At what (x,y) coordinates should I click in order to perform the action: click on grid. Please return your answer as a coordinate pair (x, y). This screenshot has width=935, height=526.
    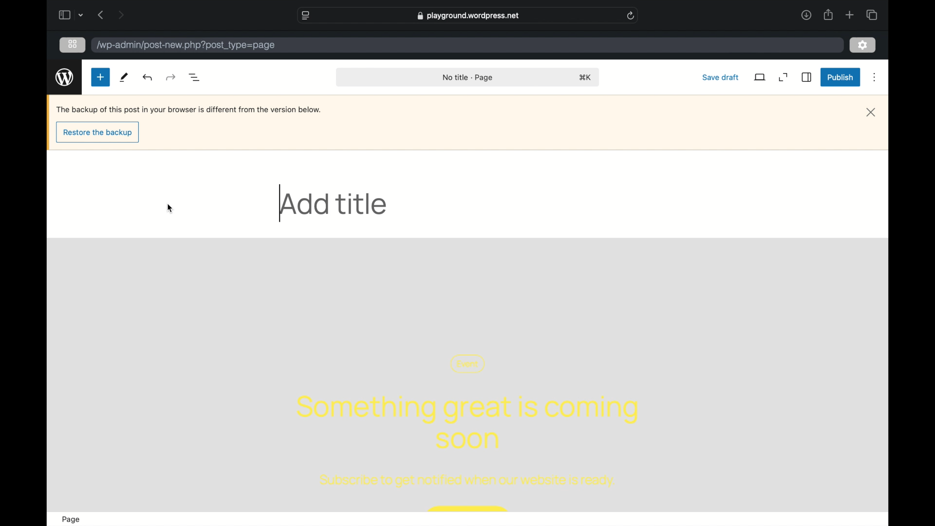
    Looking at the image, I should click on (73, 44).